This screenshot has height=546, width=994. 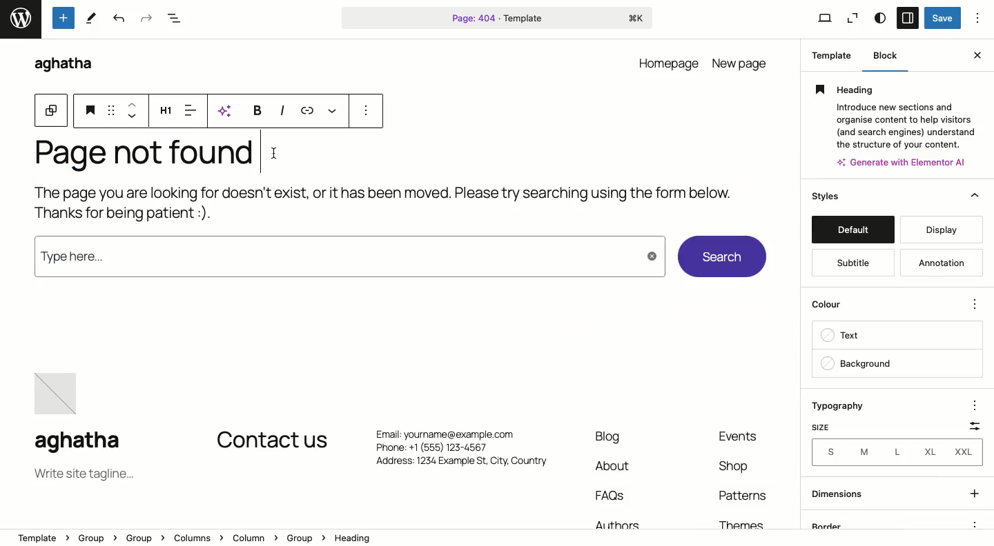 I want to click on Contact us, so click(x=272, y=441).